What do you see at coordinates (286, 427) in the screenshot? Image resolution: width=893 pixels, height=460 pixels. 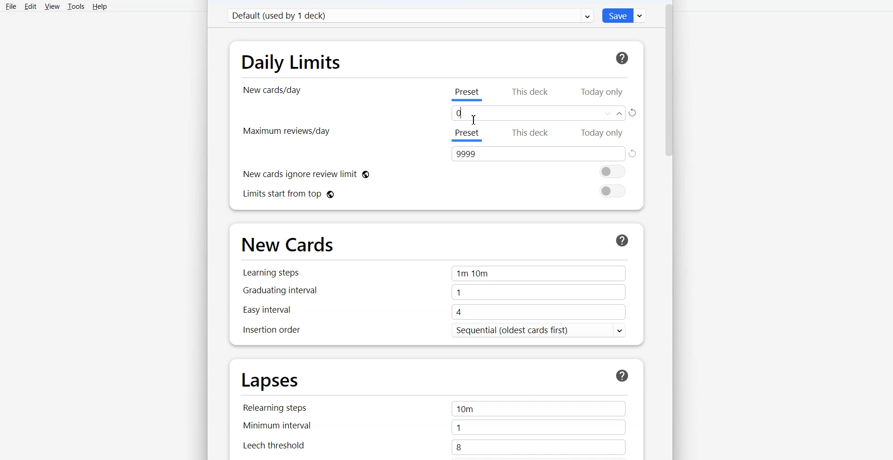 I see `Minimum interval` at bounding box center [286, 427].